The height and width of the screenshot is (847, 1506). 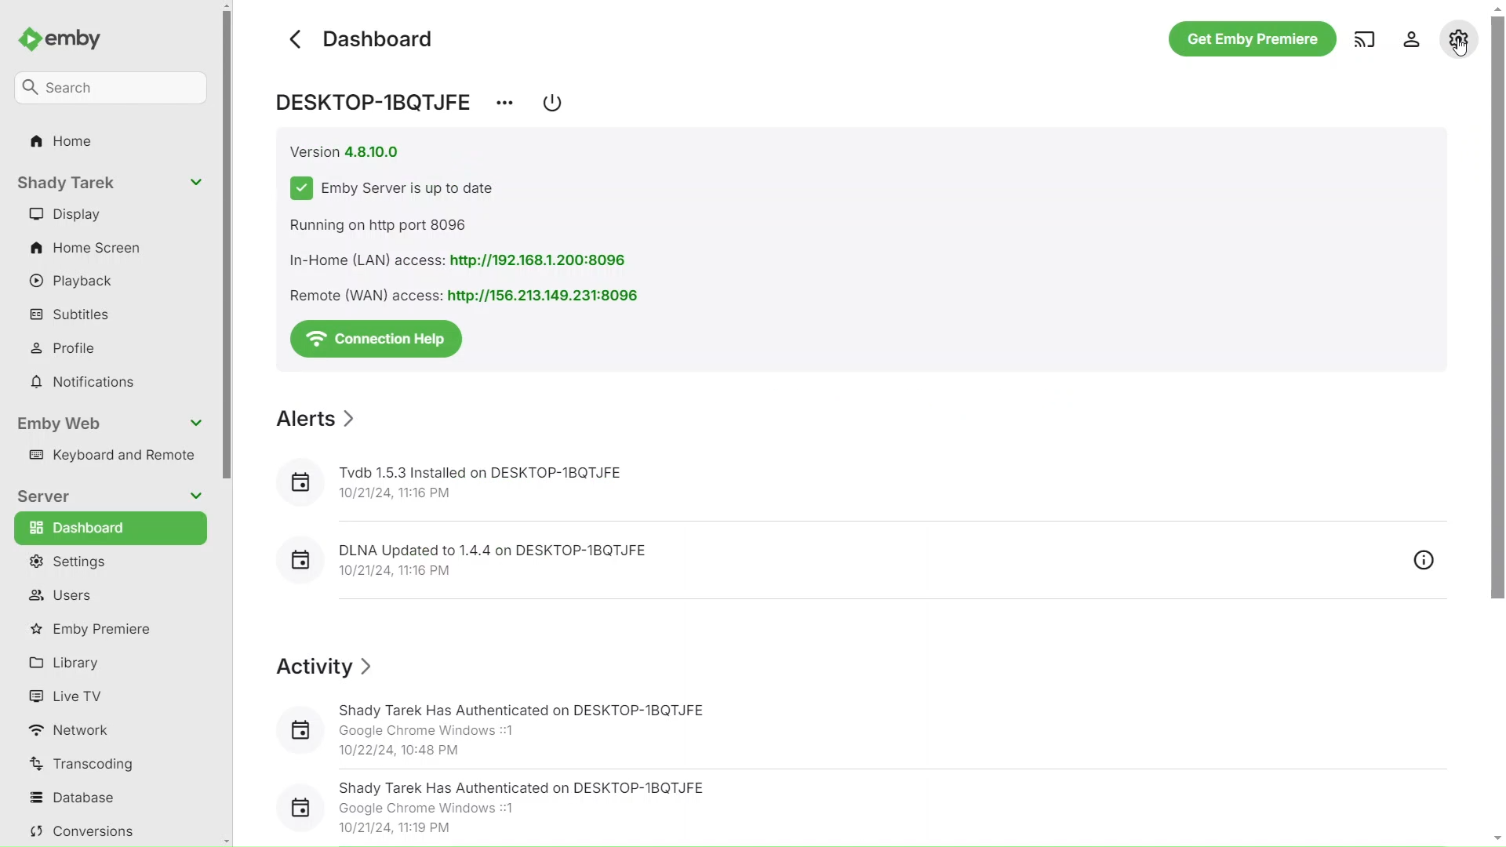 I want to click on get emby premiere, so click(x=1253, y=39).